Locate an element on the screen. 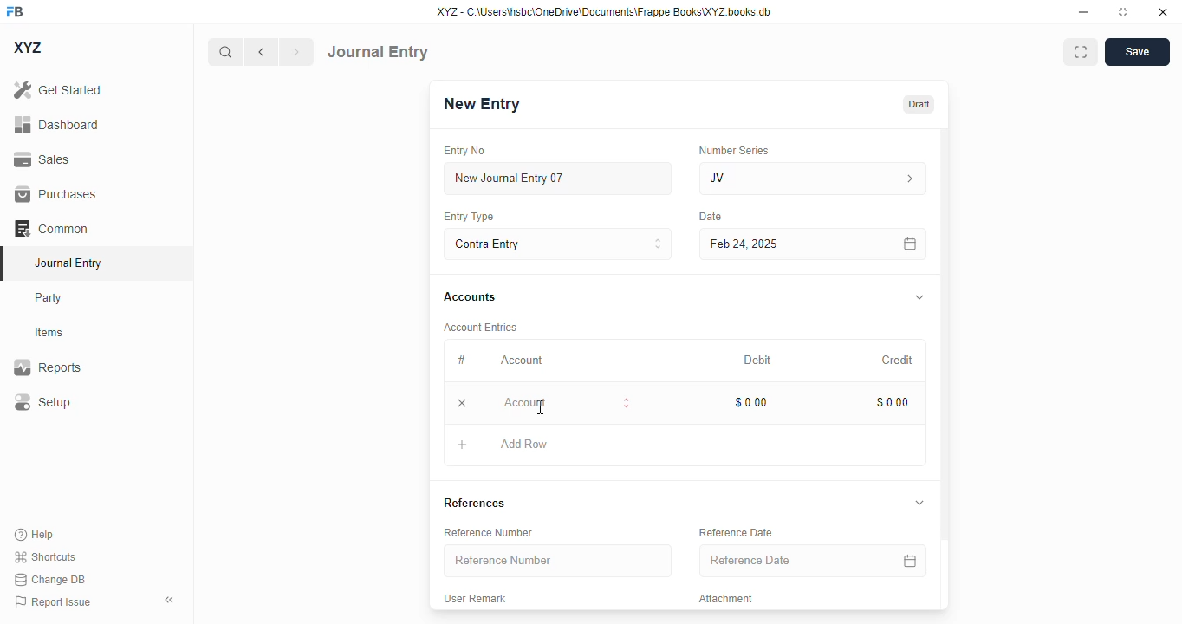  toggle expand/collapse is located at coordinates (920, 503).